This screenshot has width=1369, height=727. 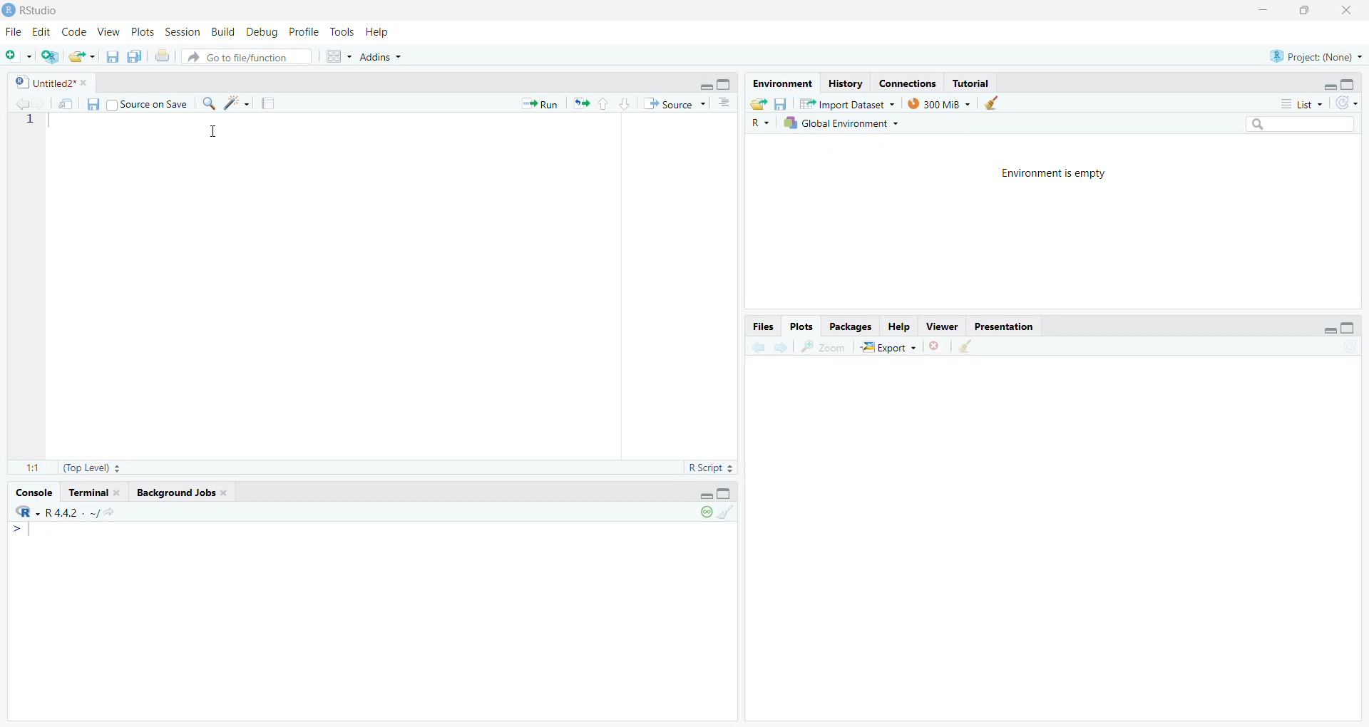 What do you see at coordinates (143, 33) in the screenshot?
I see `Plots` at bounding box center [143, 33].